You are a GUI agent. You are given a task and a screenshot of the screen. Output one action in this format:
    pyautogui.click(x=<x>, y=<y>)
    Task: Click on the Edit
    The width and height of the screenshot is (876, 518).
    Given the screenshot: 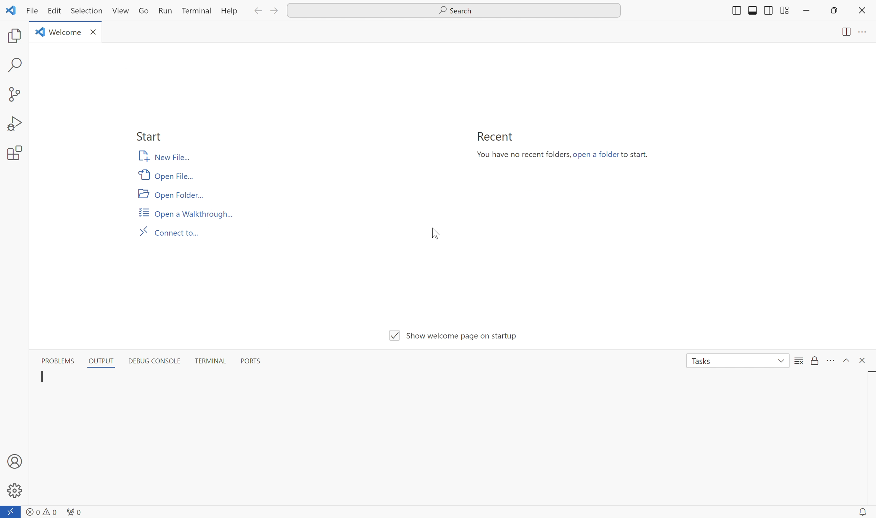 What is the action you would take?
    pyautogui.click(x=56, y=12)
    